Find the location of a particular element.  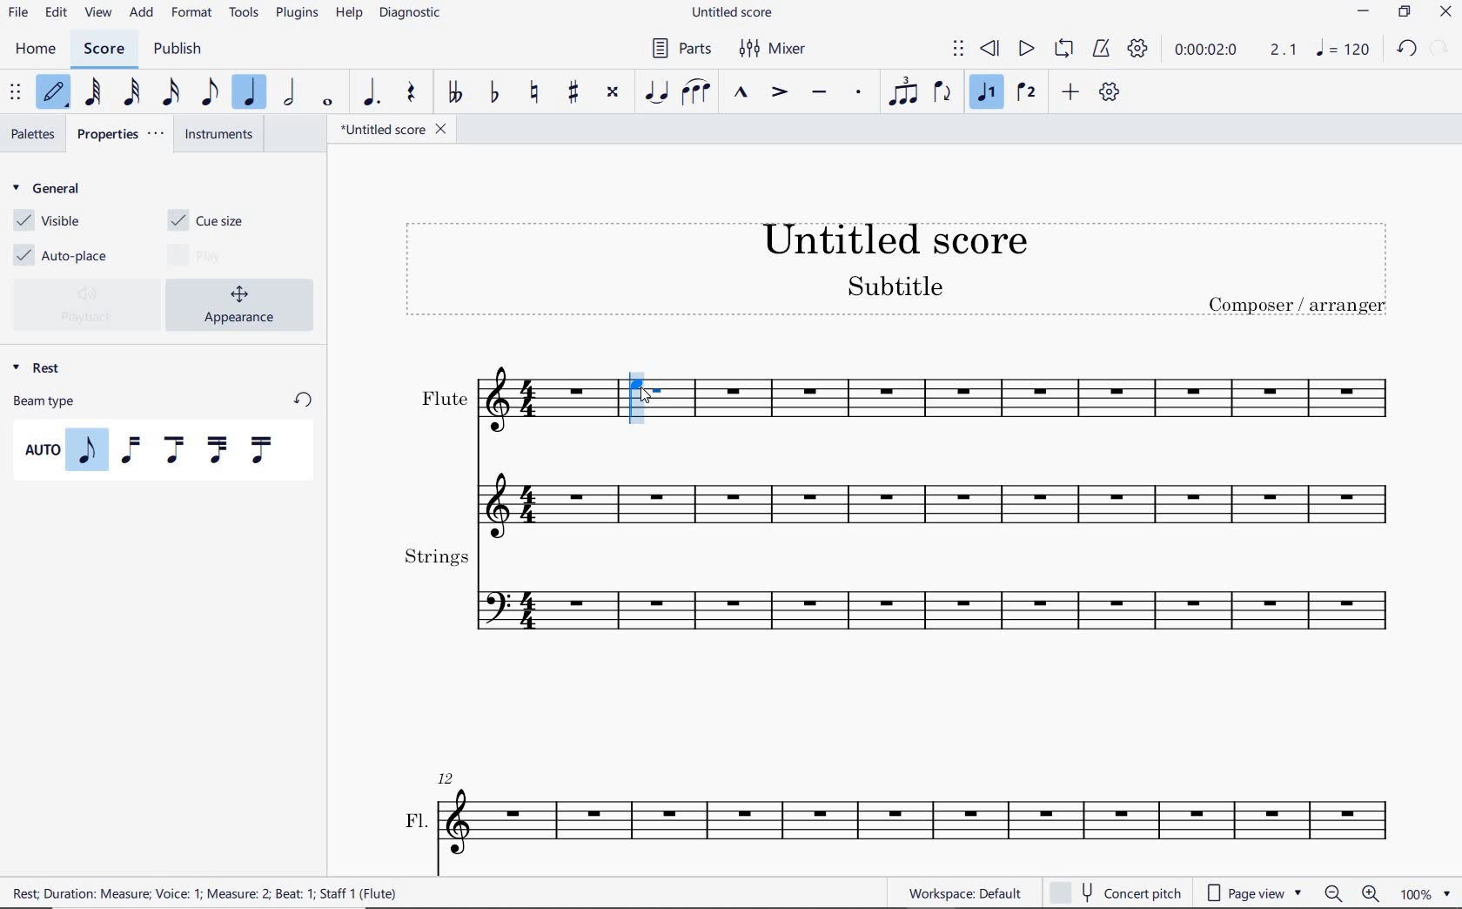

MARCATO is located at coordinates (741, 94).